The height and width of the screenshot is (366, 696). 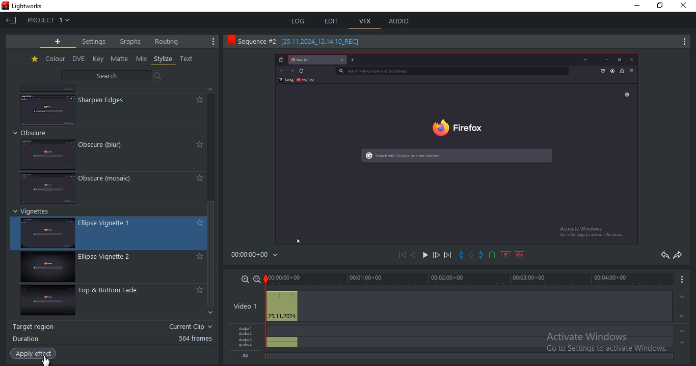 I want to click on undo, so click(x=662, y=256).